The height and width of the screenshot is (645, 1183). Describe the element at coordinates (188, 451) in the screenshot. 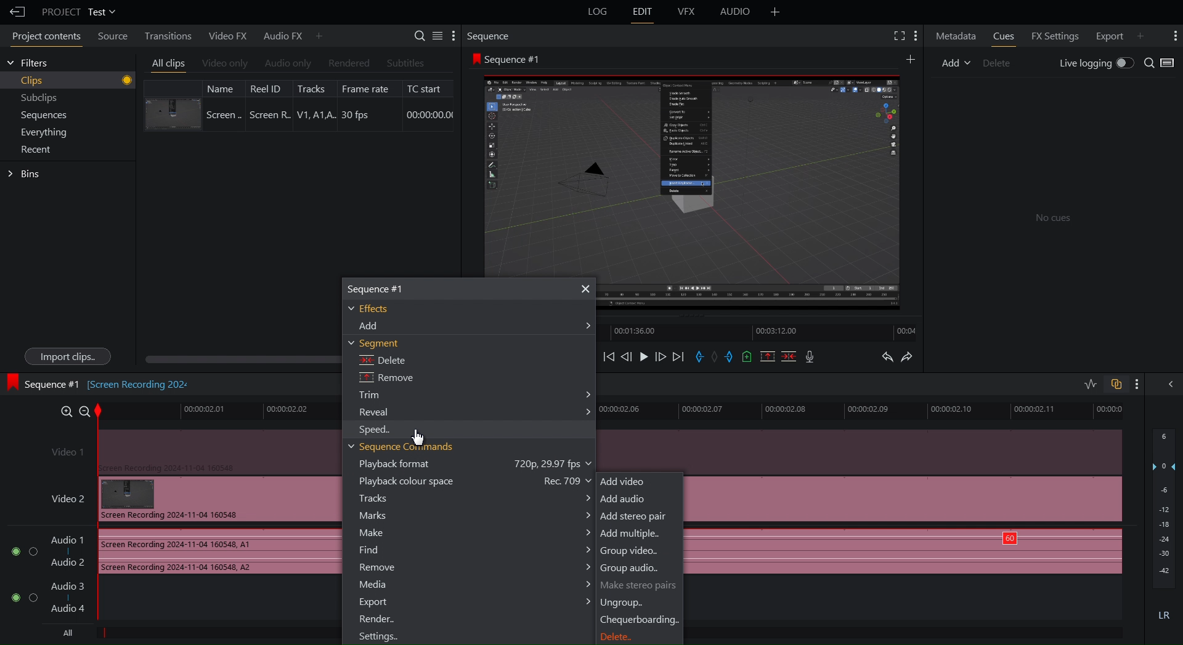

I see `Video 1` at that location.